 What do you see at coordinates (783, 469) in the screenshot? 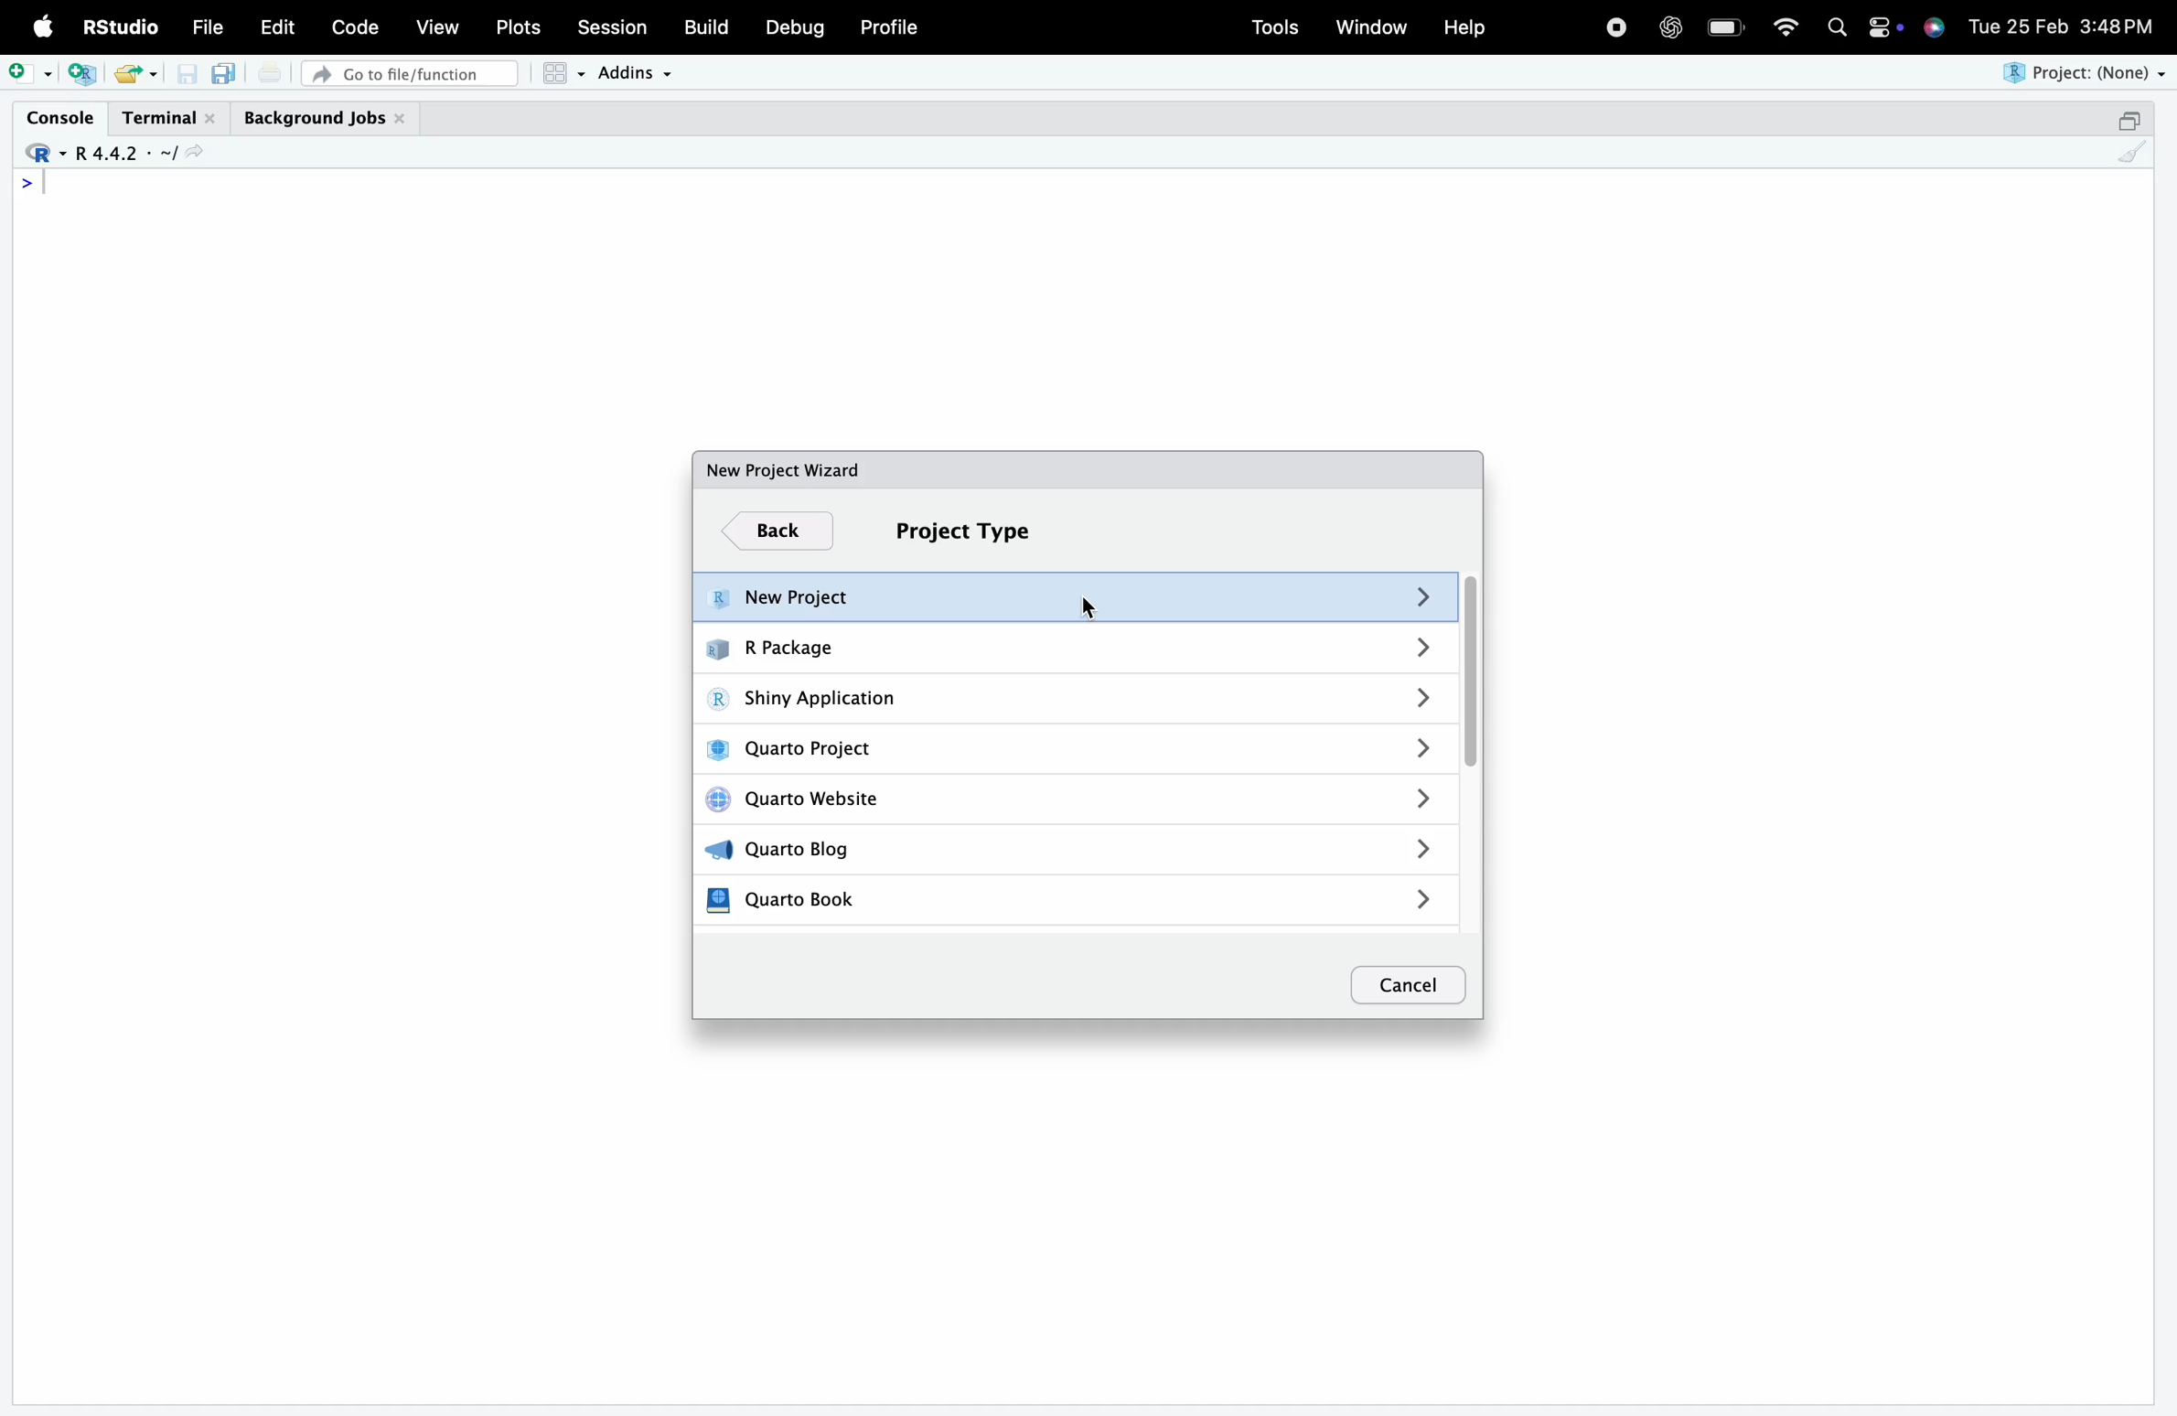
I see `New Project Wizard` at bounding box center [783, 469].